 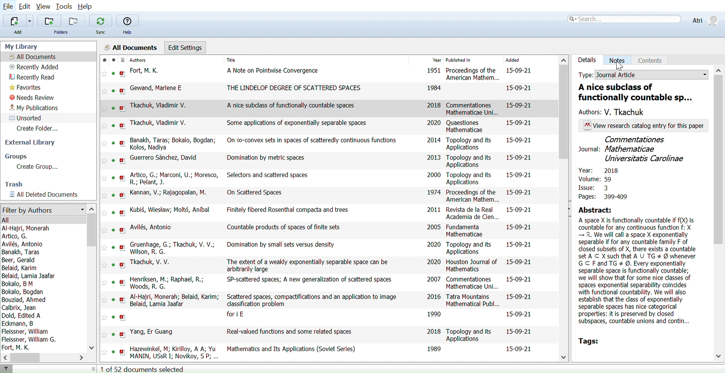 What do you see at coordinates (15, 236) in the screenshot?
I see `Artico, G.` at bounding box center [15, 236].